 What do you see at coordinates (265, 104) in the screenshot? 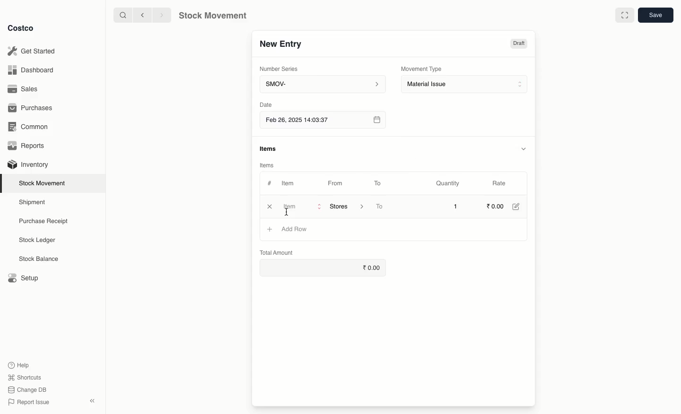
I see `Date` at bounding box center [265, 104].